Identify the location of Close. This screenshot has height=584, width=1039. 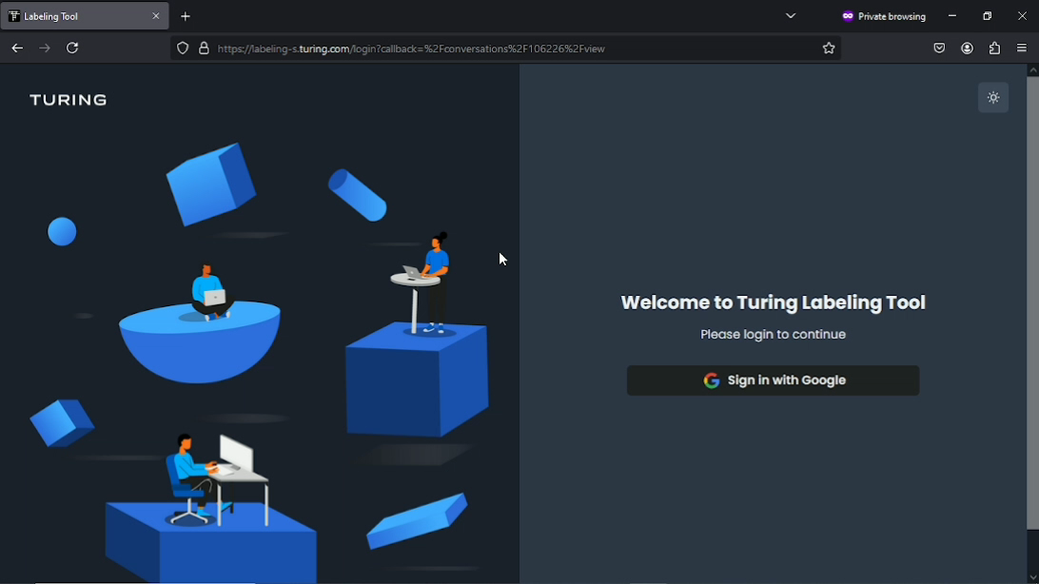
(1023, 14).